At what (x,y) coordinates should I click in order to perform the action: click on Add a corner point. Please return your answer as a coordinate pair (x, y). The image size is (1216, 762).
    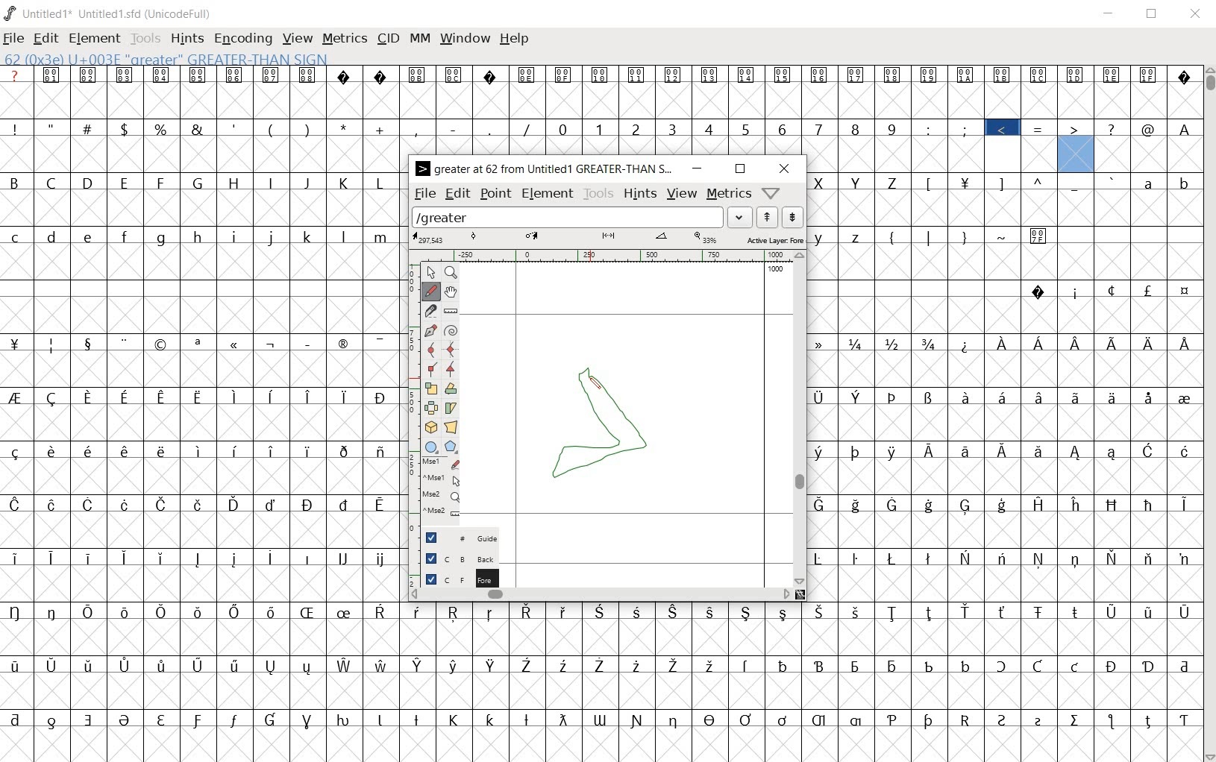
    Looking at the image, I should click on (451, 368).